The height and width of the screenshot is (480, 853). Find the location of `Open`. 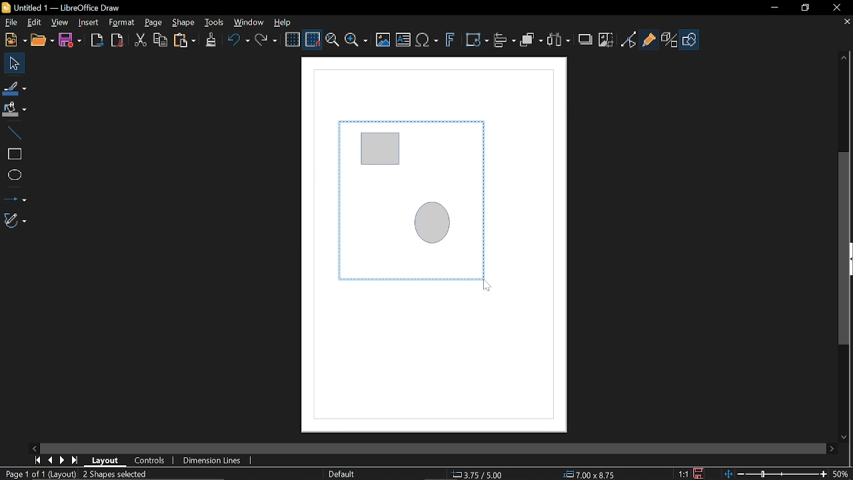

Open is located at coordinates (42, 41).